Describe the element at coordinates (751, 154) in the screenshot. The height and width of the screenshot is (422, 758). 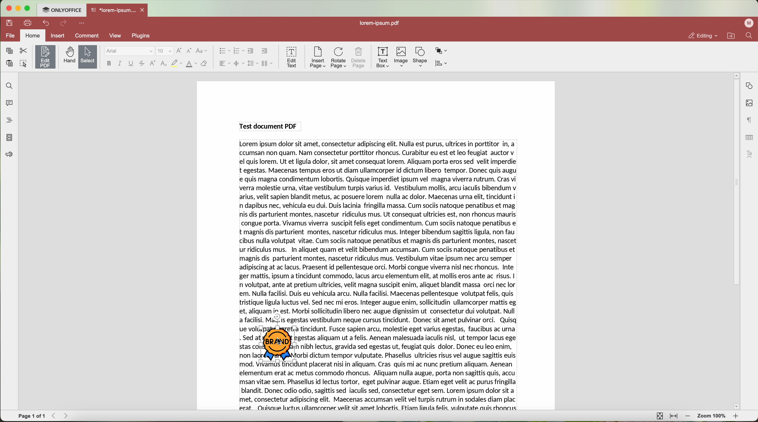
I see `text art settings` at that location.